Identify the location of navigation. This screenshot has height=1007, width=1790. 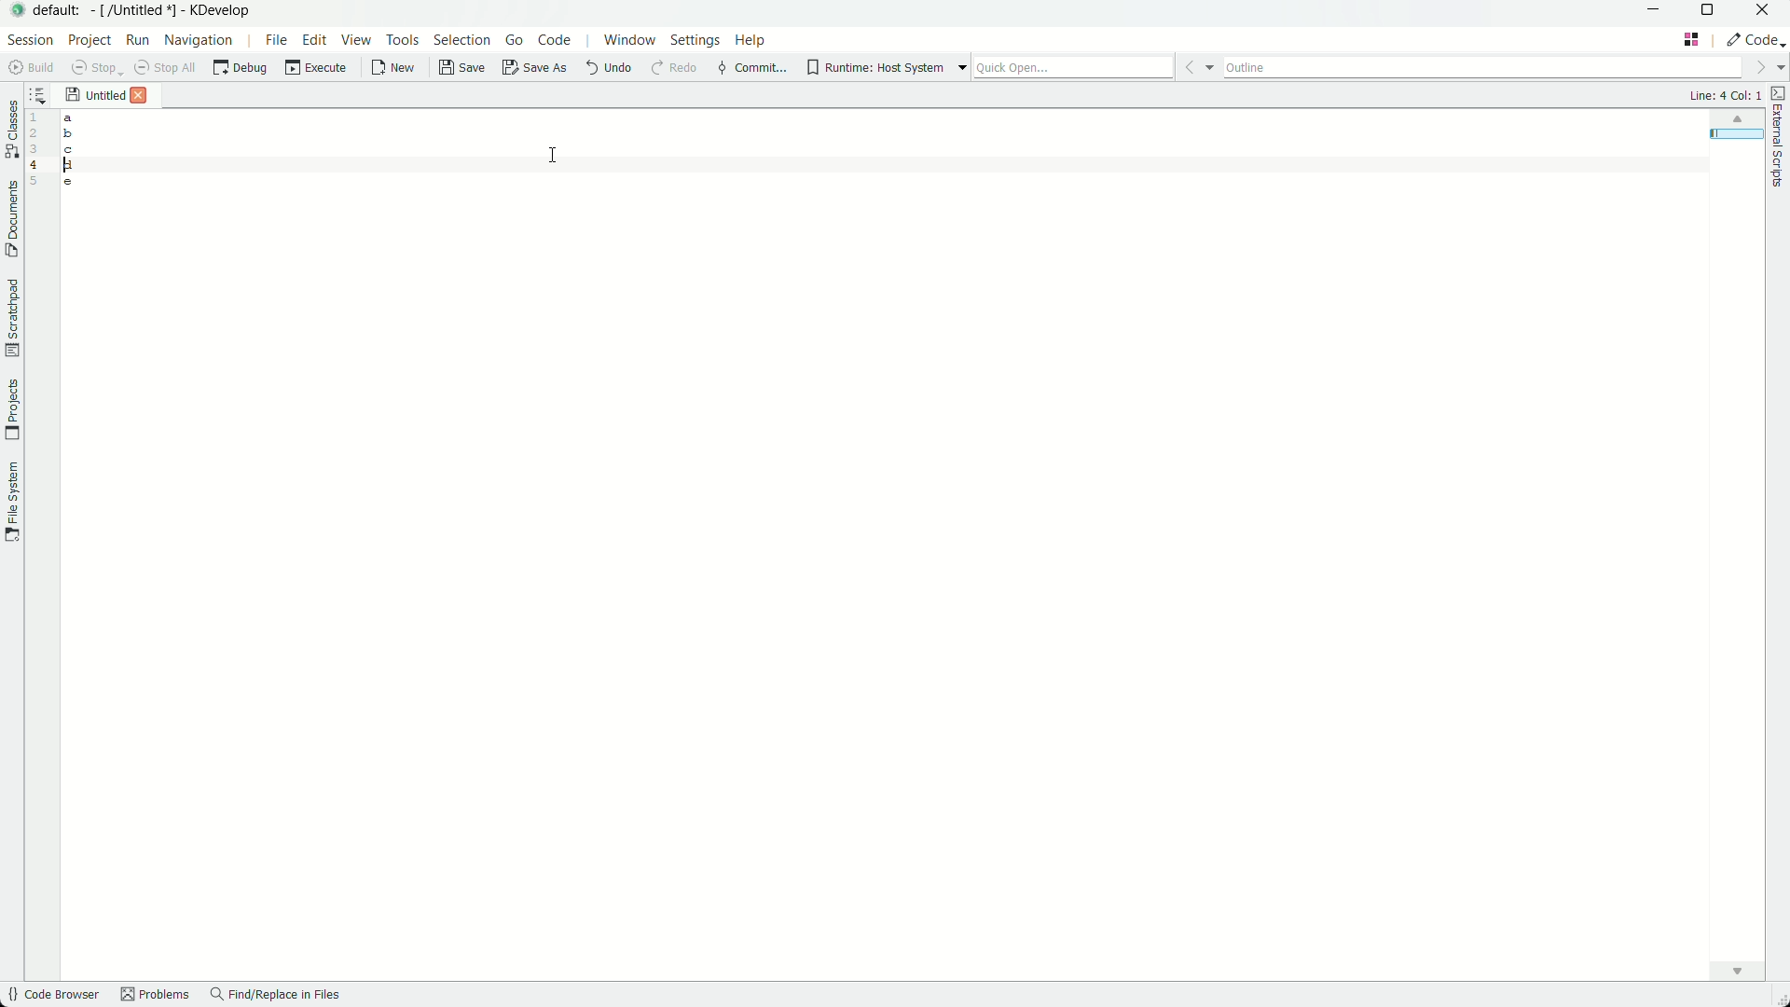
(199, 41).